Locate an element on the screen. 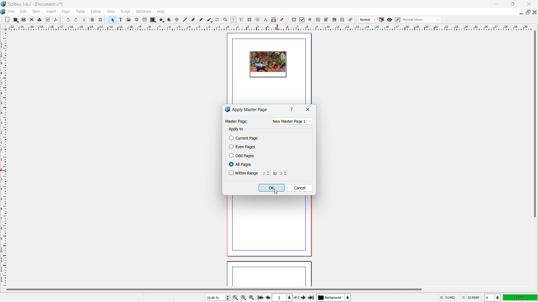 This screenshot has width=538, height=302. select image preview quality is located at coordinates (368, 20).